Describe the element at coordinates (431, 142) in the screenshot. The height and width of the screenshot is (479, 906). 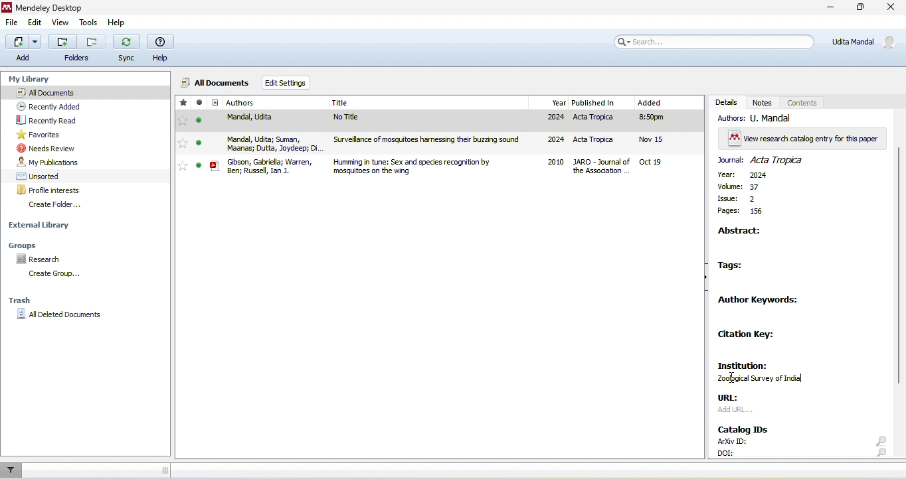
I see `surveillance of mosquitoes harnessing their buzzing sound` at that location.